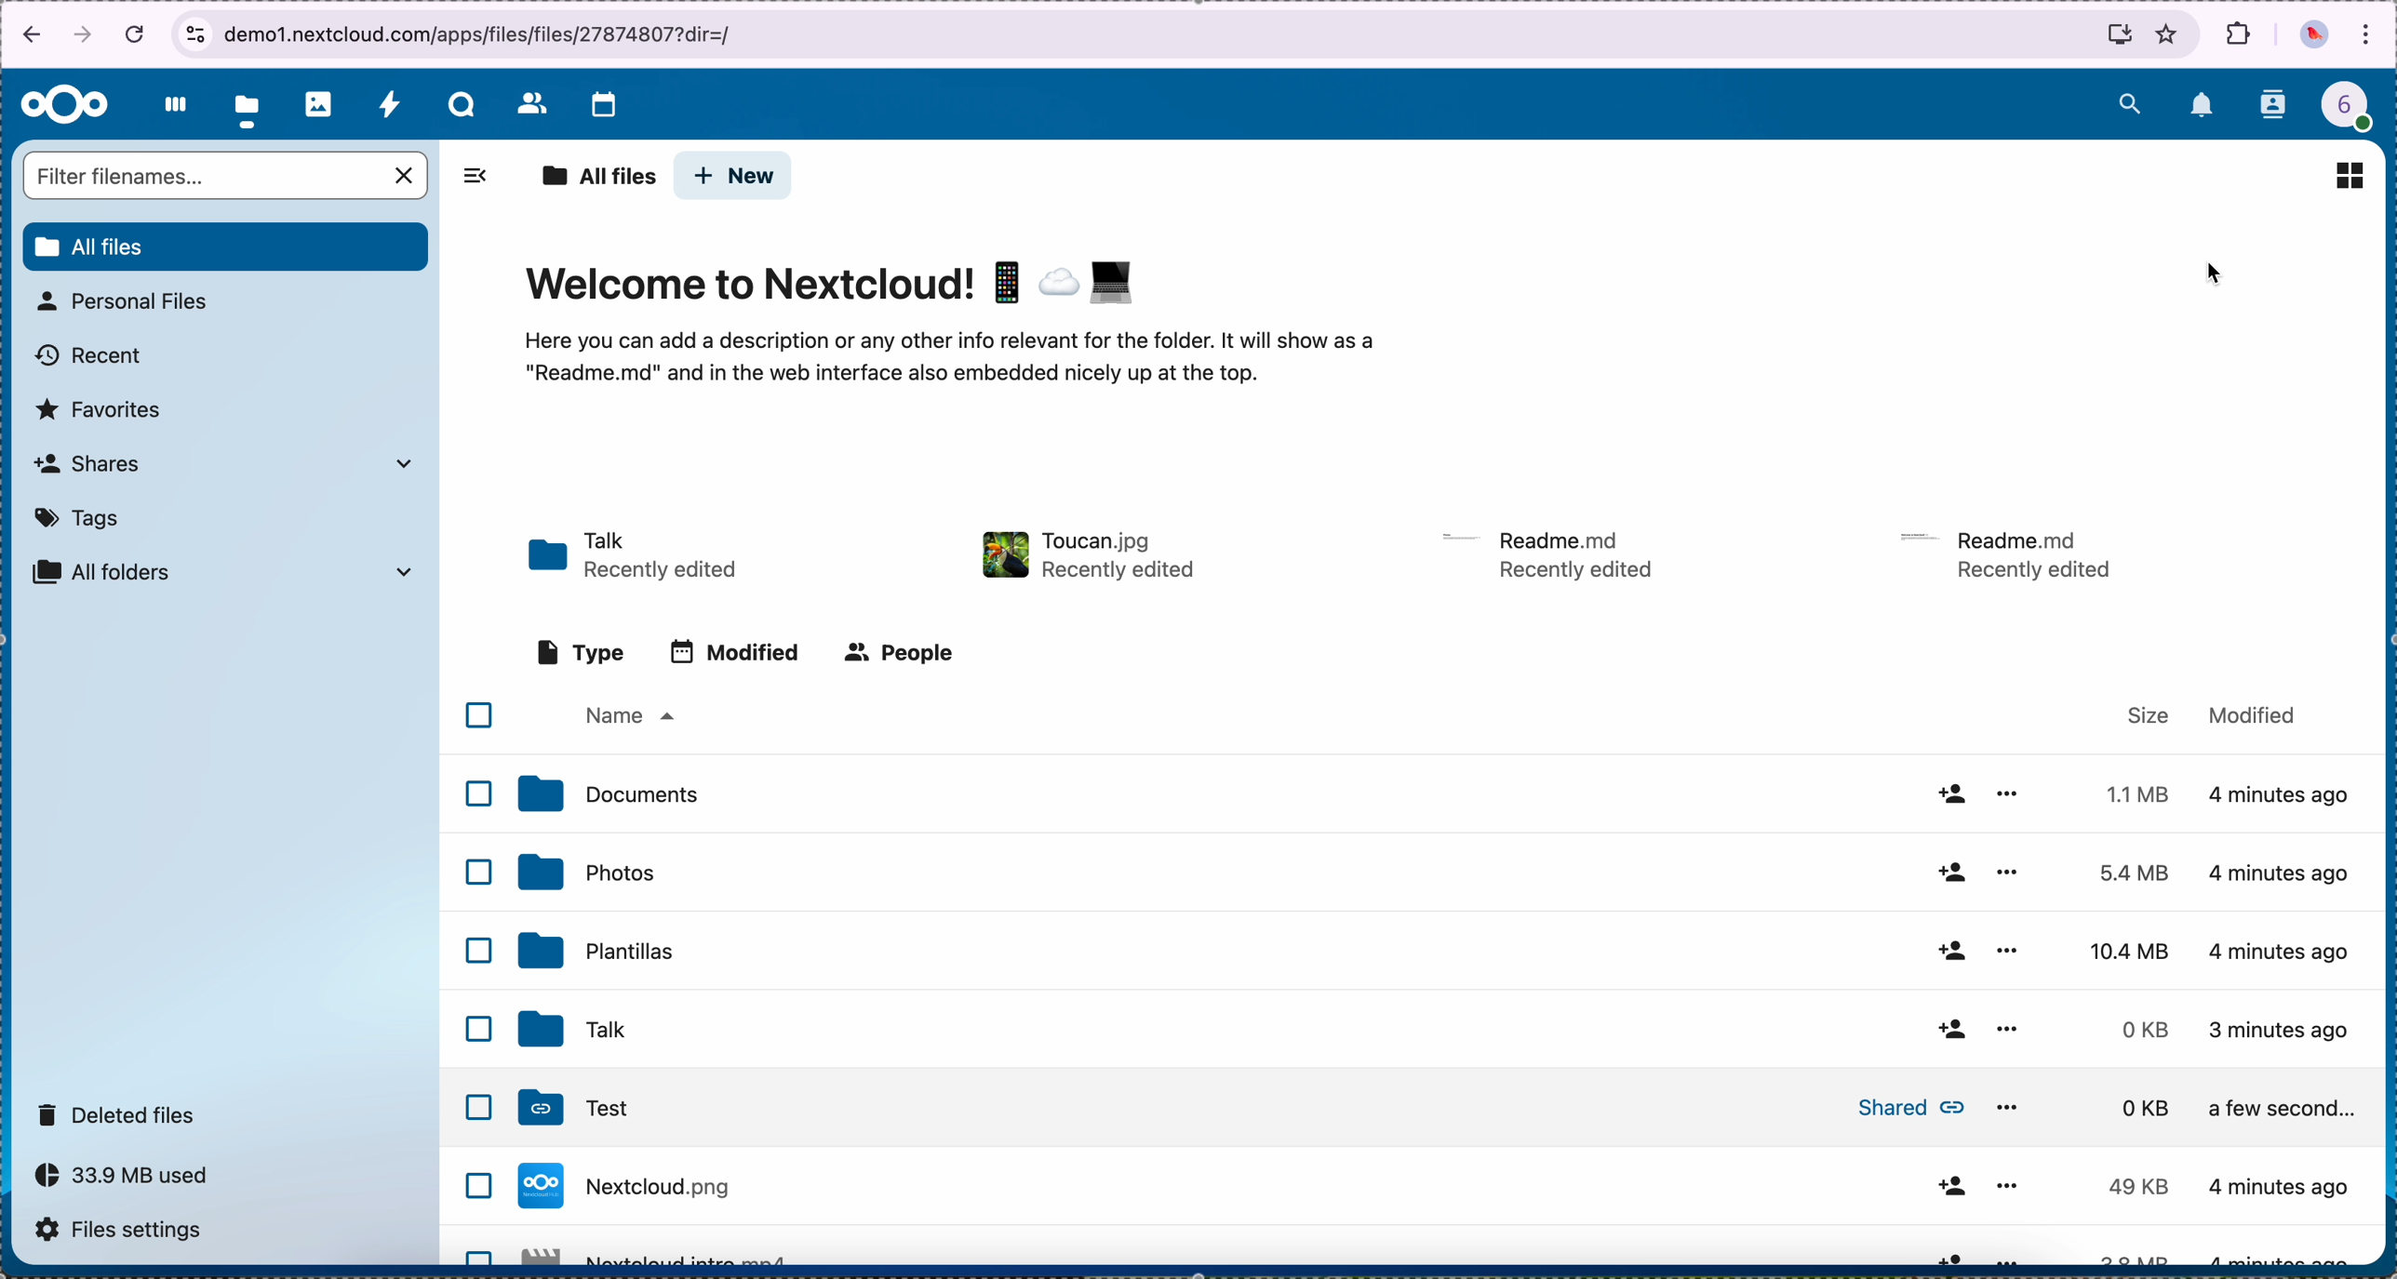 The width and height of the screenshot is (2397, 1279). I want to click on talk, so click(462, 104).